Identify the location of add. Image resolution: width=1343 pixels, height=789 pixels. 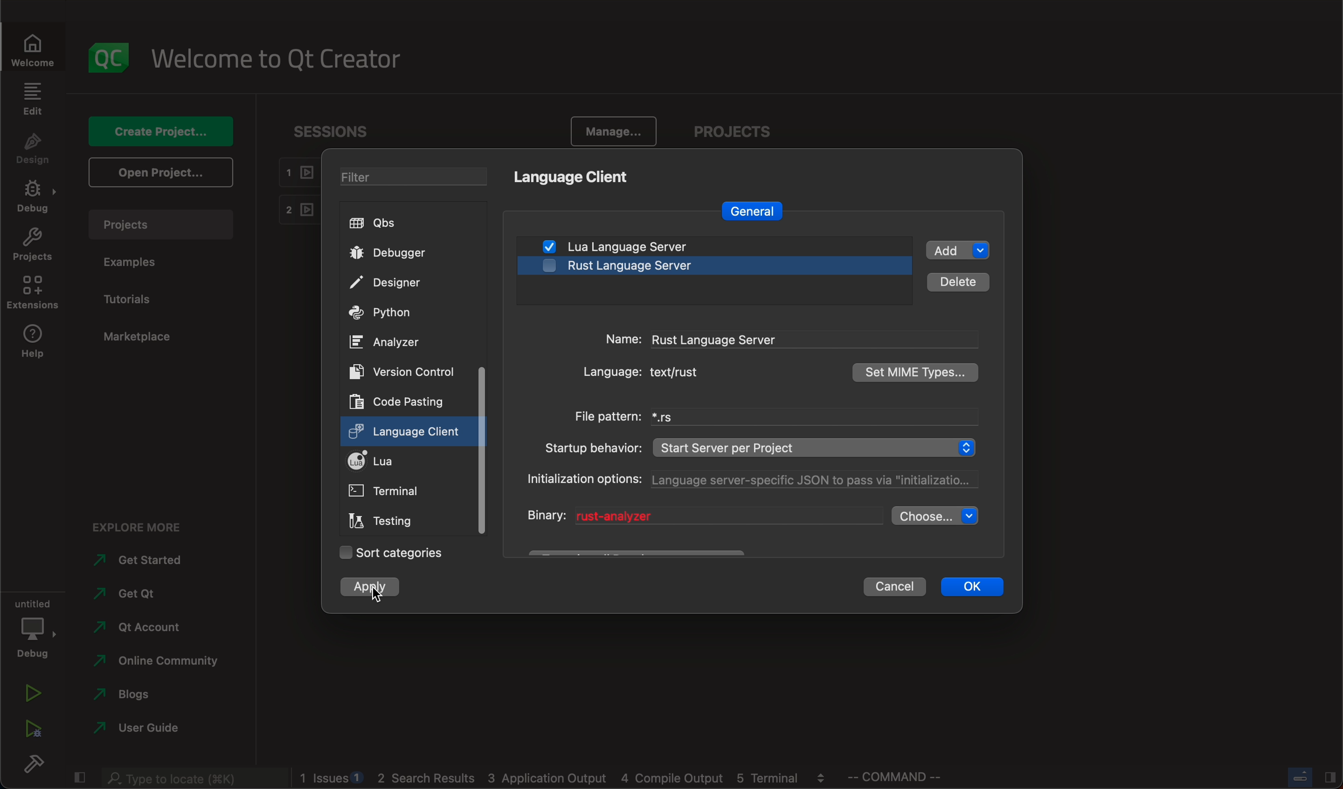
(960, 250).